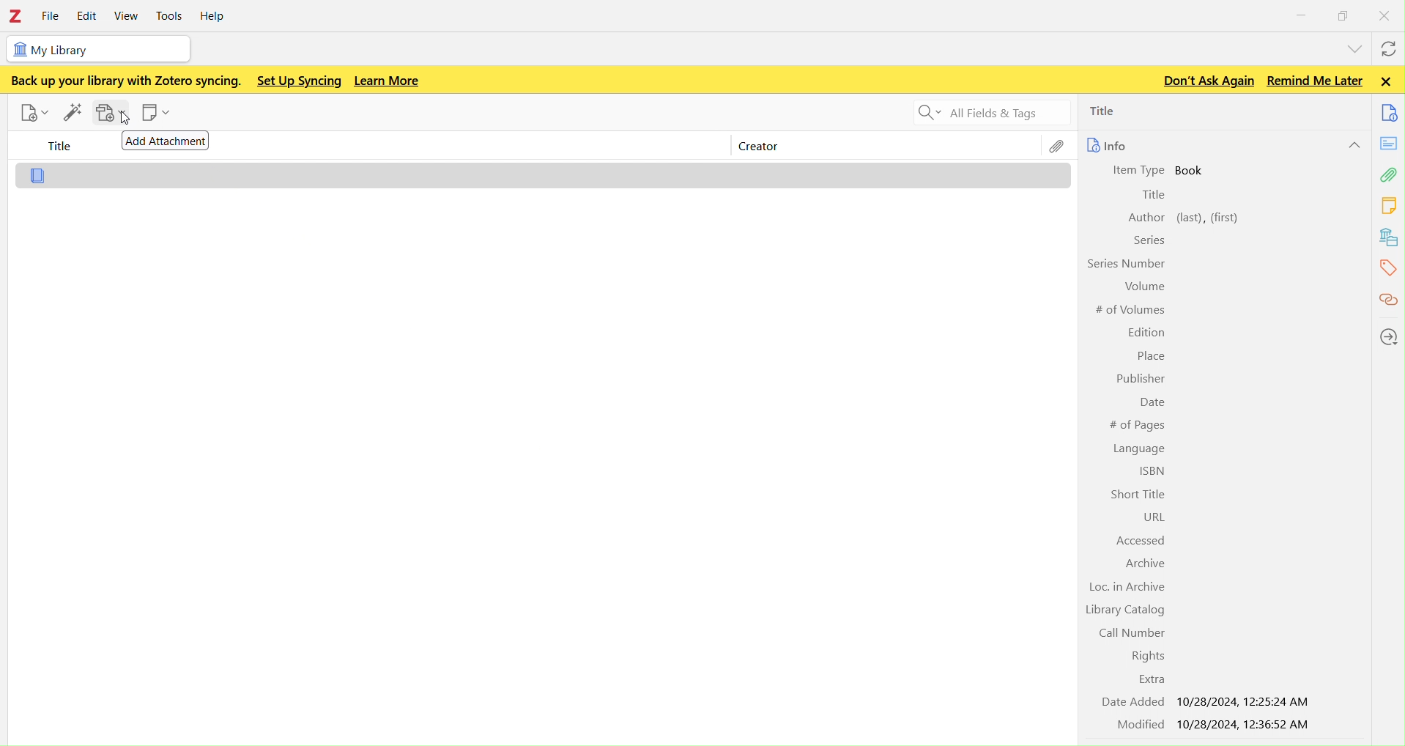 Image resolution: width=1405 pixels, height=746 pixels. What do you see at coordinates (1386, 14) in the screenshot?
I see `close` at bounding box center [1386, 14].